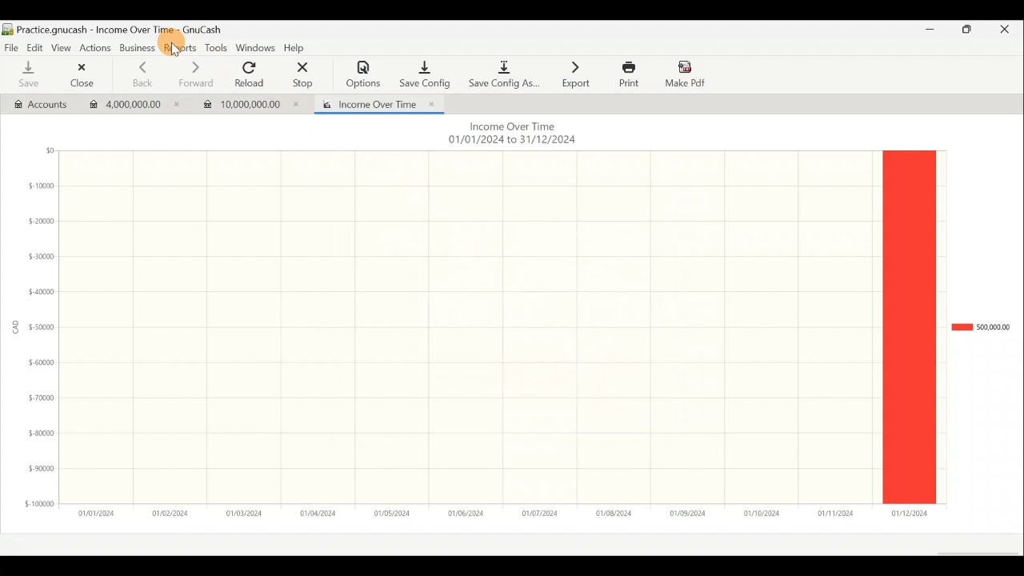 This screenshot has height=576, width=1024. I want to click on Document name, so click(120, 30).